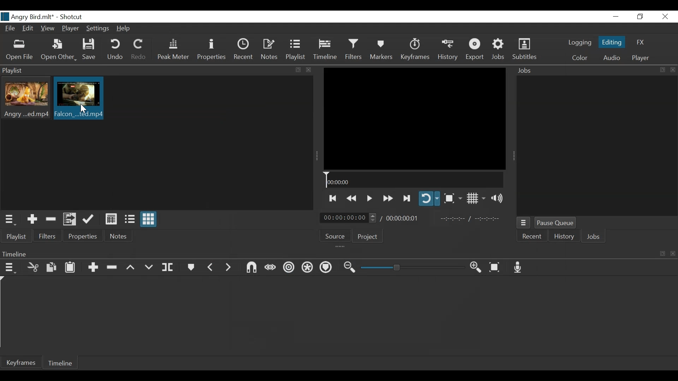 The width and height of the screenshot is (678, 381). What do you see at coordinates (309, 70) in the screenshot?
I see `close` at bounding box center [309, 70].